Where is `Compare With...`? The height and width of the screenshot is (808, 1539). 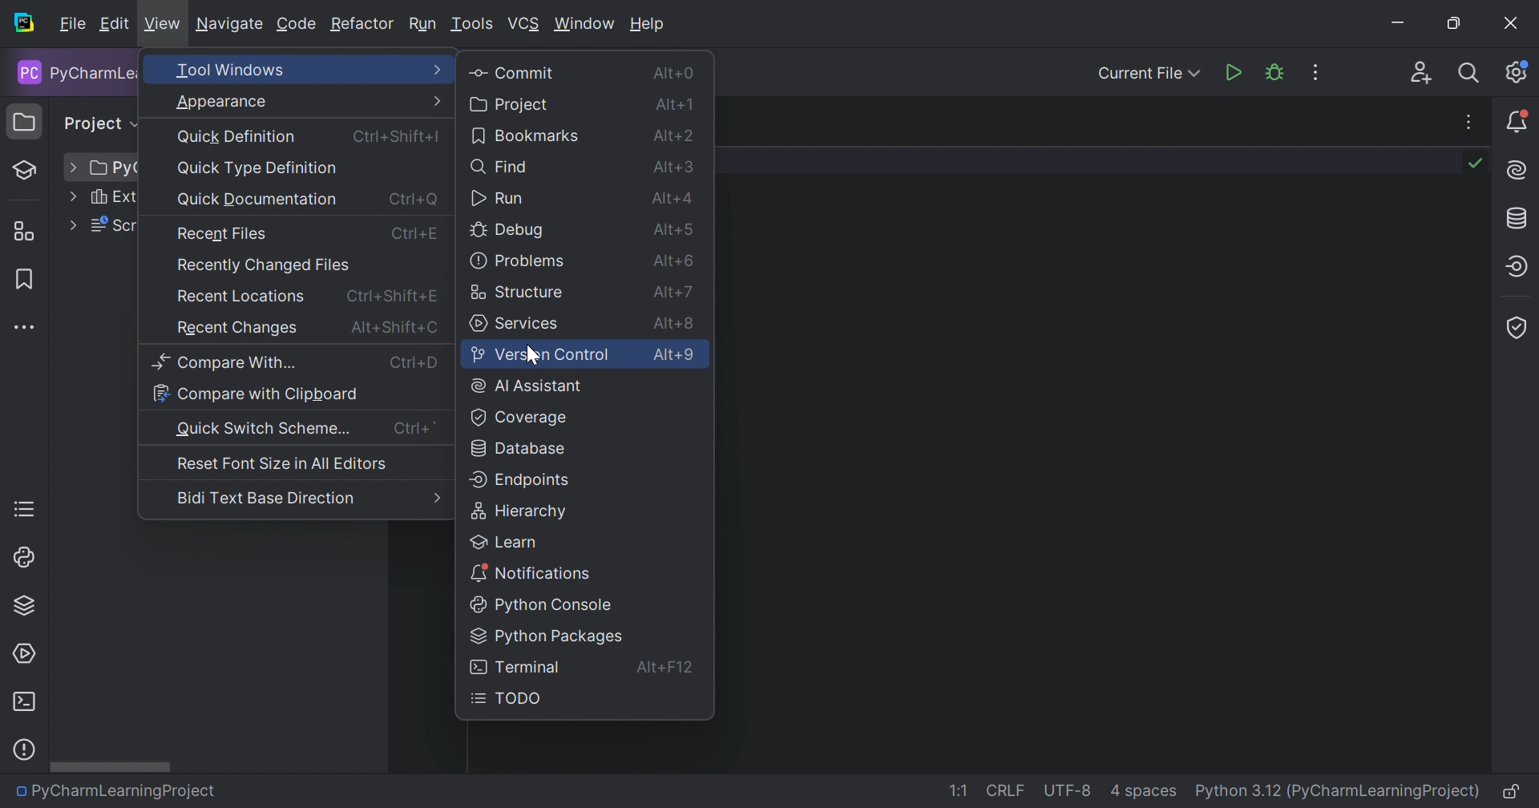
Compare With... is located at coordinates (223, 362).